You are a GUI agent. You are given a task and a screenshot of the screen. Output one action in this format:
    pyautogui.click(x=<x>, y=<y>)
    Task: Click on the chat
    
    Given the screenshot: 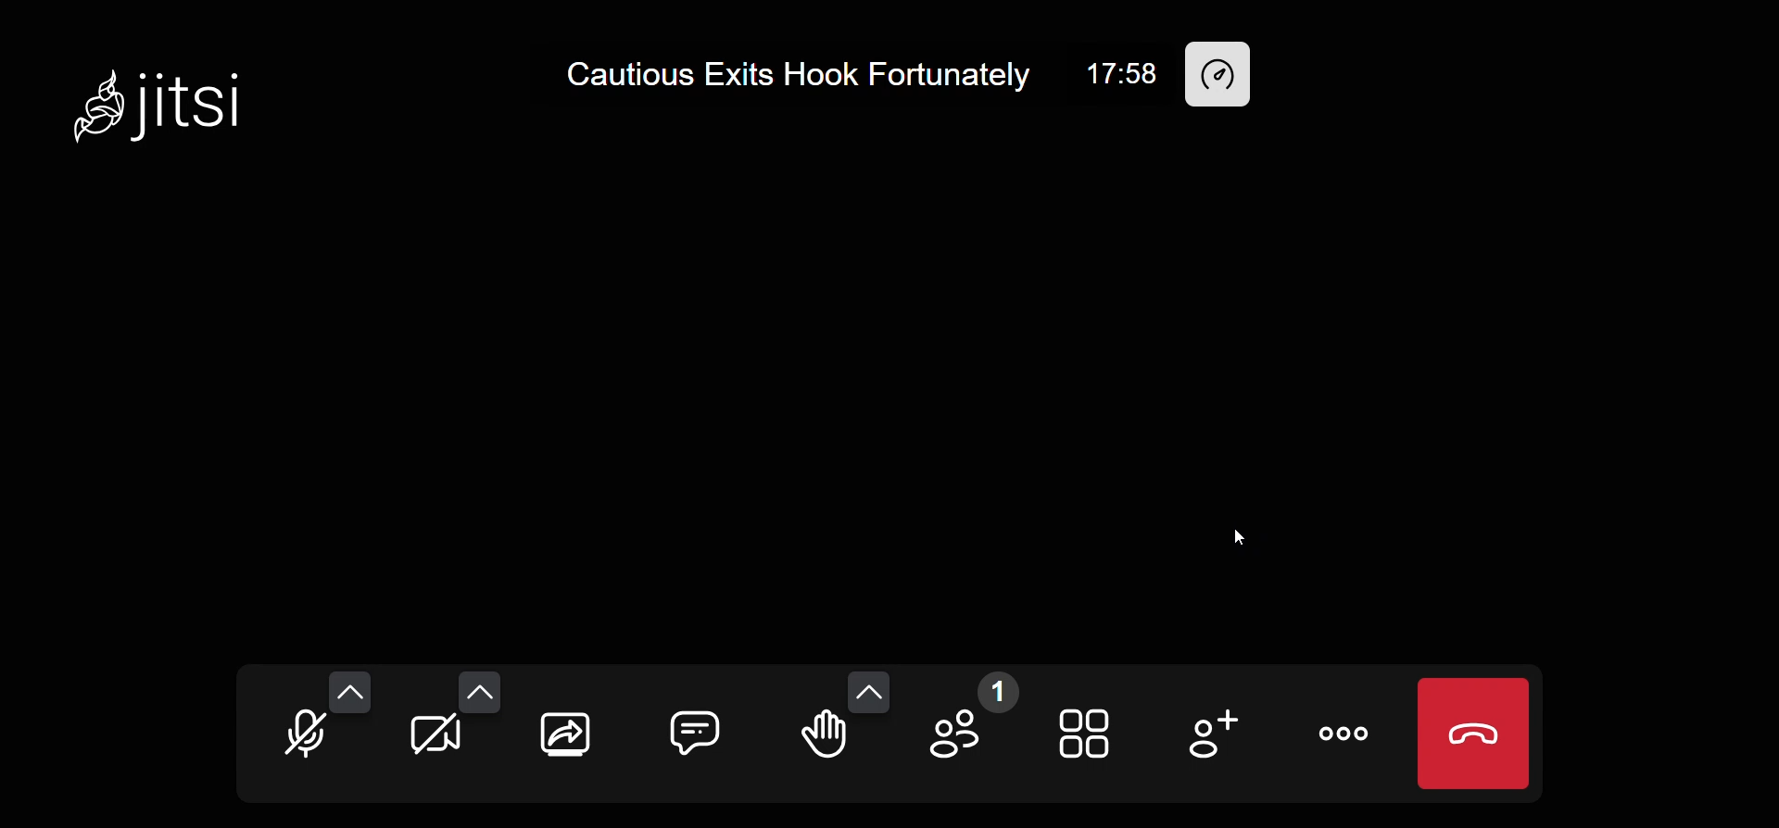 What is the action you would take?
    pyautogui.click(x=701, y=727)
    